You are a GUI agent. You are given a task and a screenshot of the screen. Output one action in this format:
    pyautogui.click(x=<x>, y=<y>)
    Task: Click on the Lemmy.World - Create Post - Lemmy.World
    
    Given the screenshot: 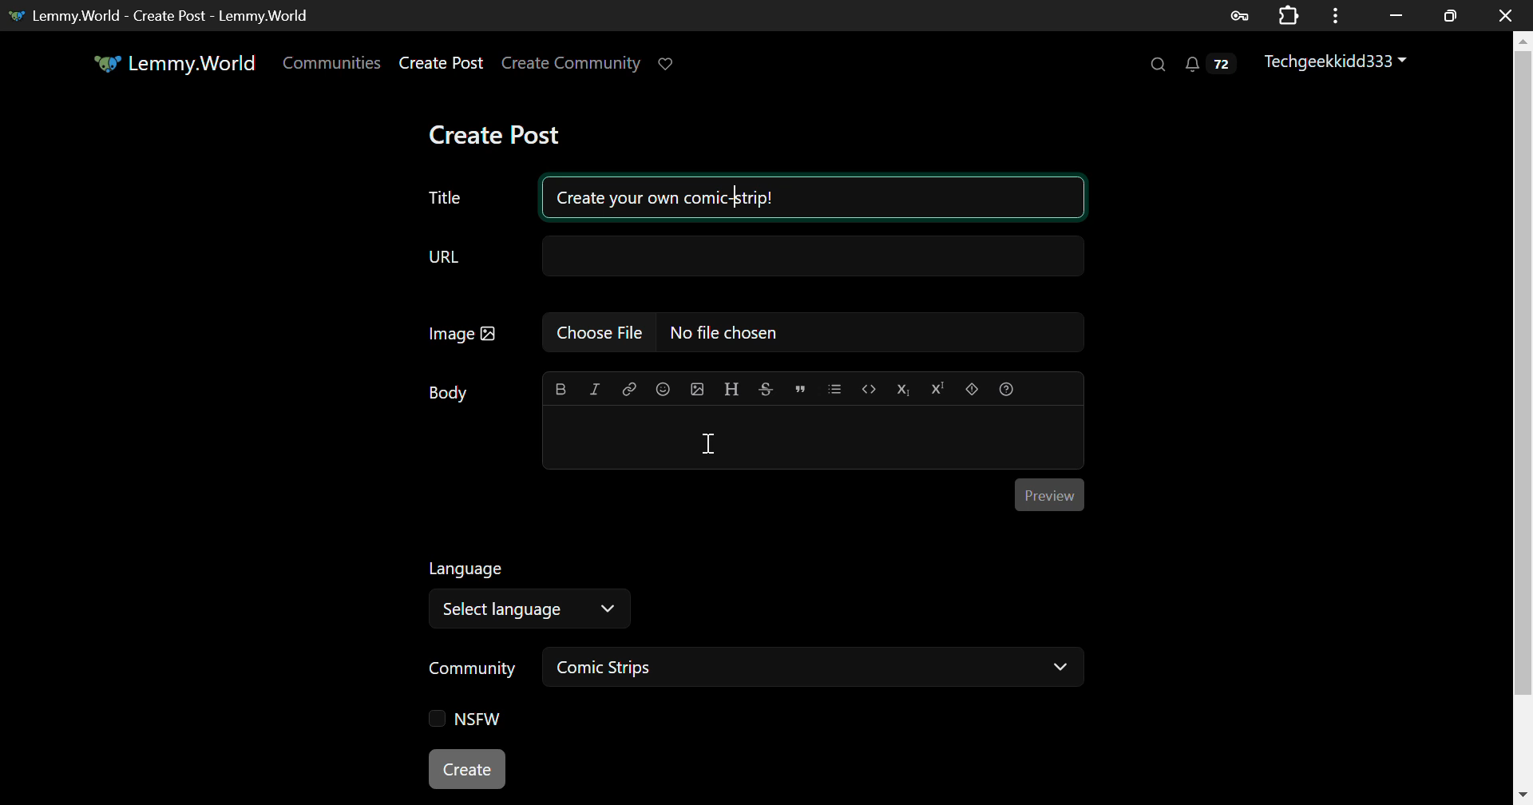 What is the action you would take?
    pyautogui.click(x=166, y=15)
    